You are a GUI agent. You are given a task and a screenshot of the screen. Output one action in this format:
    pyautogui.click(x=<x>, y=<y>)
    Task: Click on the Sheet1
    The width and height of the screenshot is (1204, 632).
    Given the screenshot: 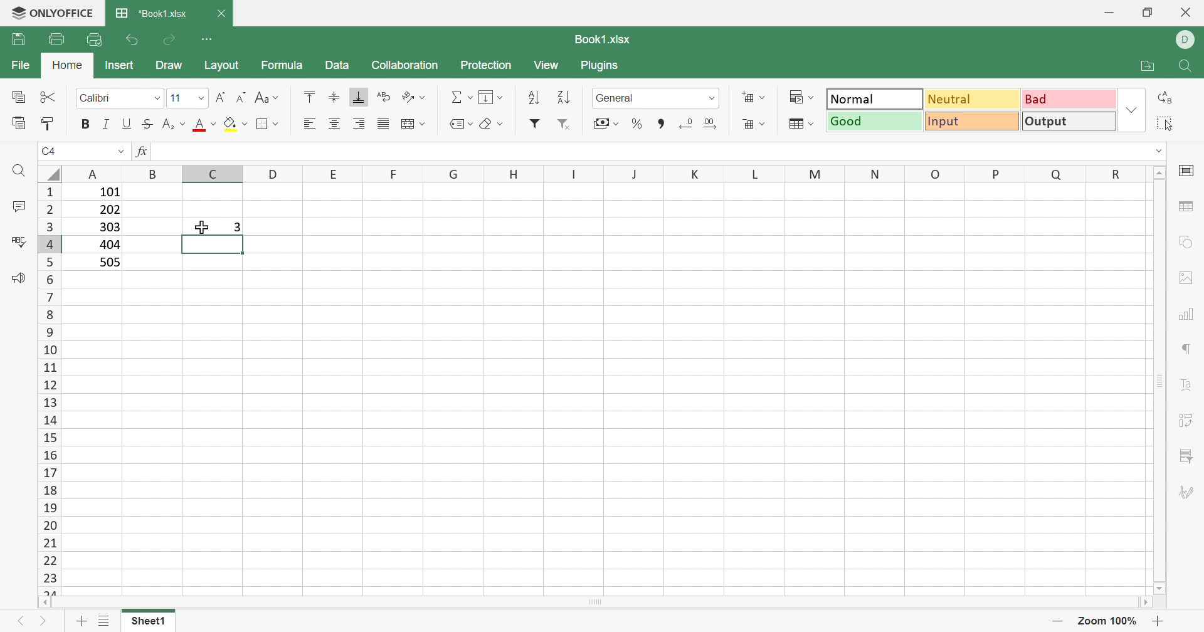 What is the action you would take?
    pyautogui.click(x=148, y=621)
    